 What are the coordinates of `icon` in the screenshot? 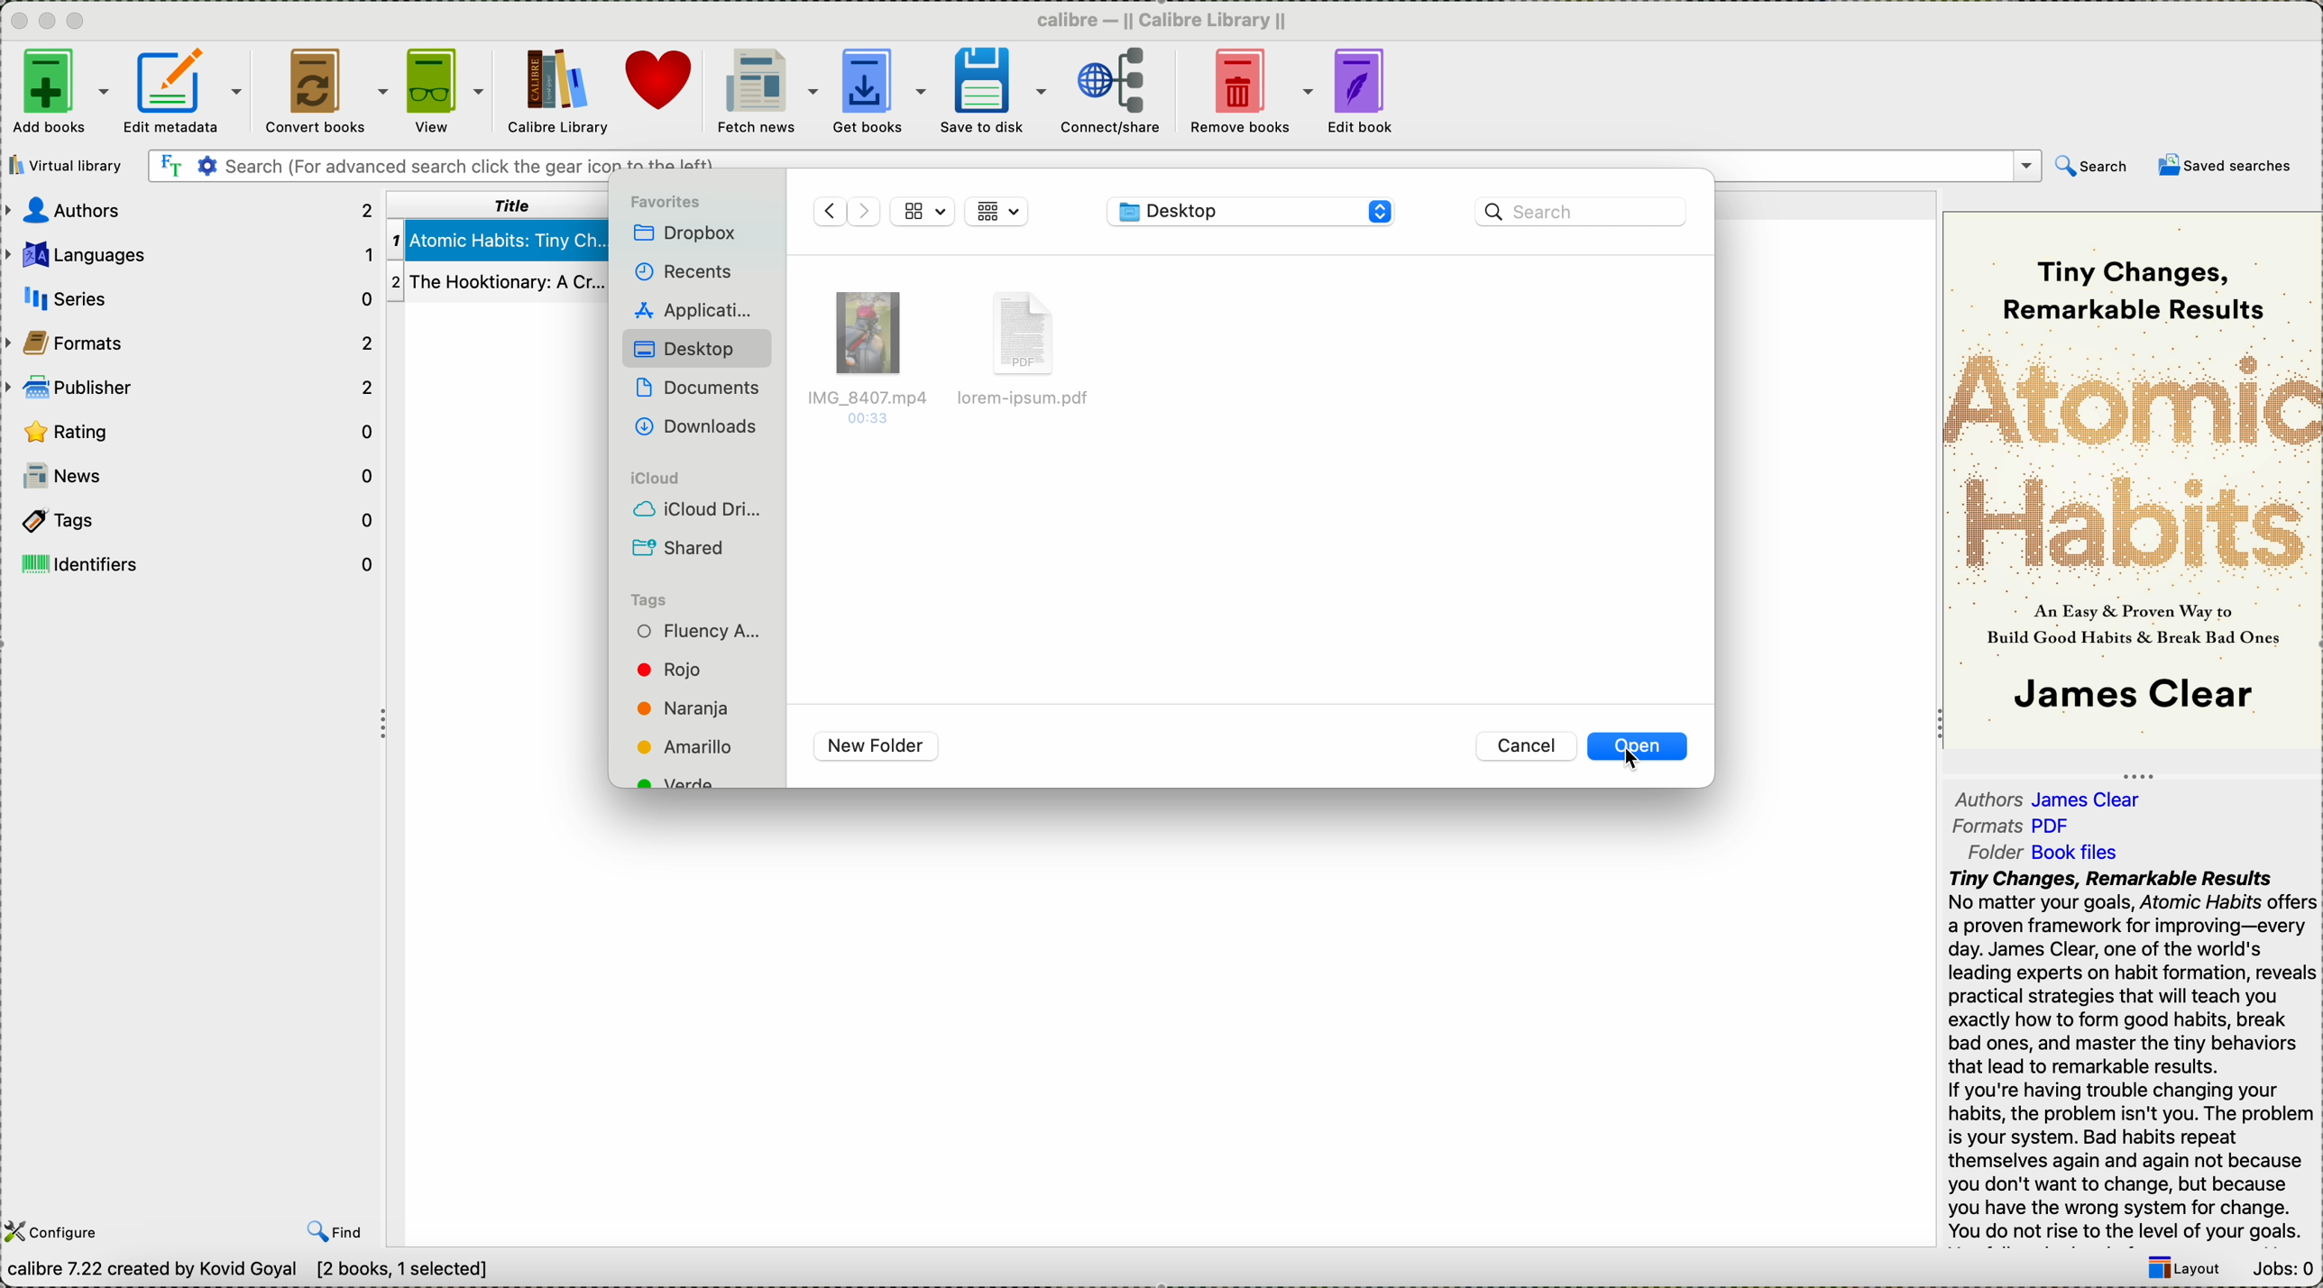 It's located at (999, 209).